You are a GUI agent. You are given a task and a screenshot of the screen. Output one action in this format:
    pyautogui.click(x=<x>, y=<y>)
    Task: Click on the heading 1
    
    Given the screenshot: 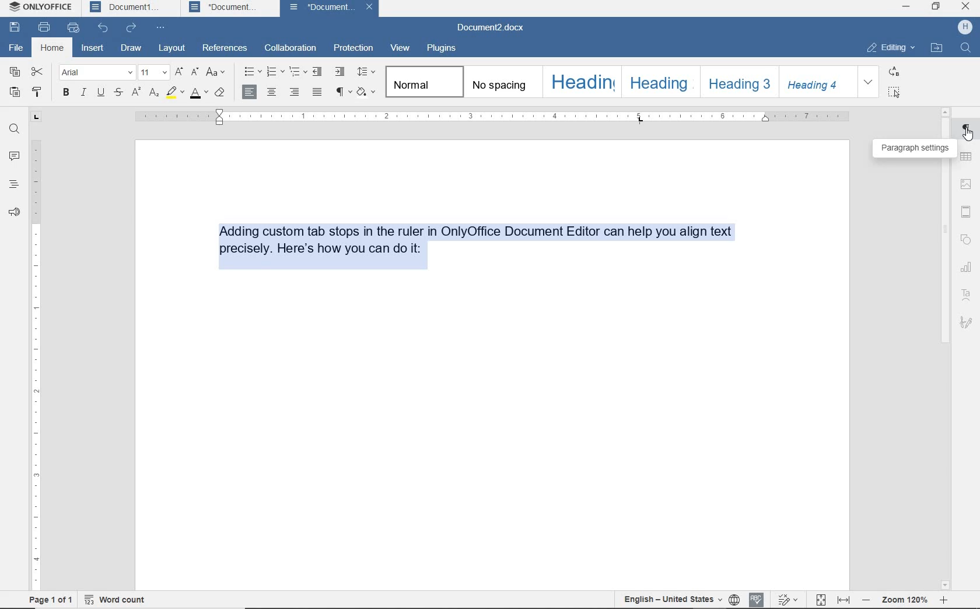 What is the action you would take?
    pyautogui.click(x=580, y=82)
    